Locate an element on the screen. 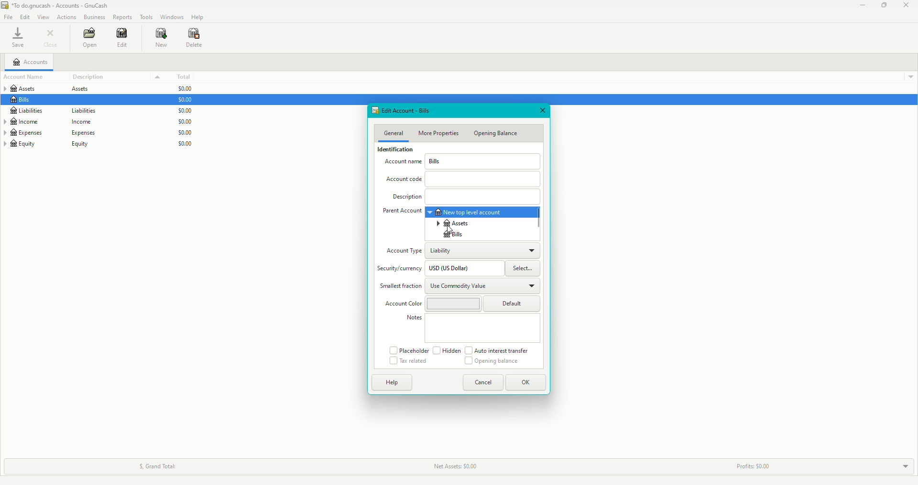 The image size is (918, 485). Notes is located at coordinates (413, 319).